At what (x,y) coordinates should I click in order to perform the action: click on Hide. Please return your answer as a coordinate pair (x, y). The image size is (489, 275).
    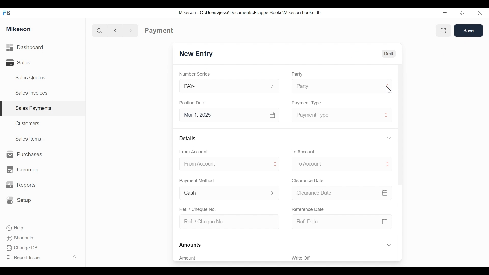
    Looking at the image, I should click on (389, 138).